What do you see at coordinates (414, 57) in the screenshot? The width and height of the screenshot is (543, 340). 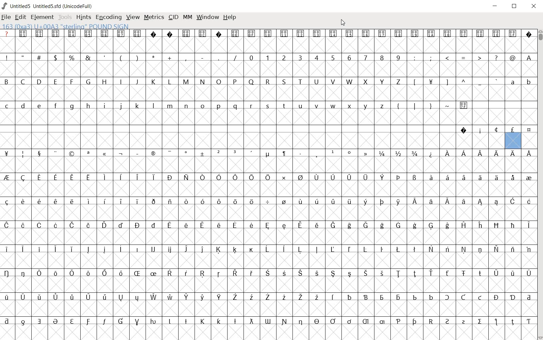 I see `:` at bounding box center [414, 57].